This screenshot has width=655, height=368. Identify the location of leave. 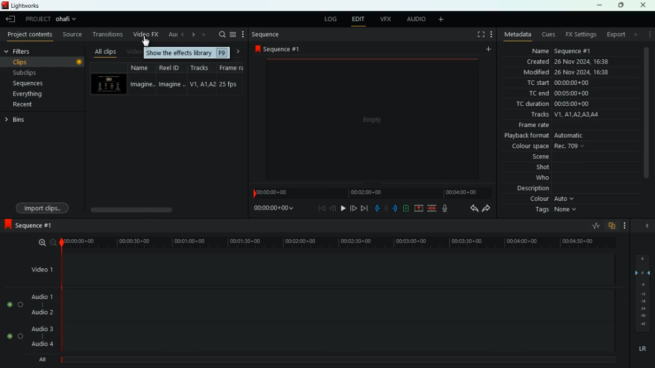
(9, 20).